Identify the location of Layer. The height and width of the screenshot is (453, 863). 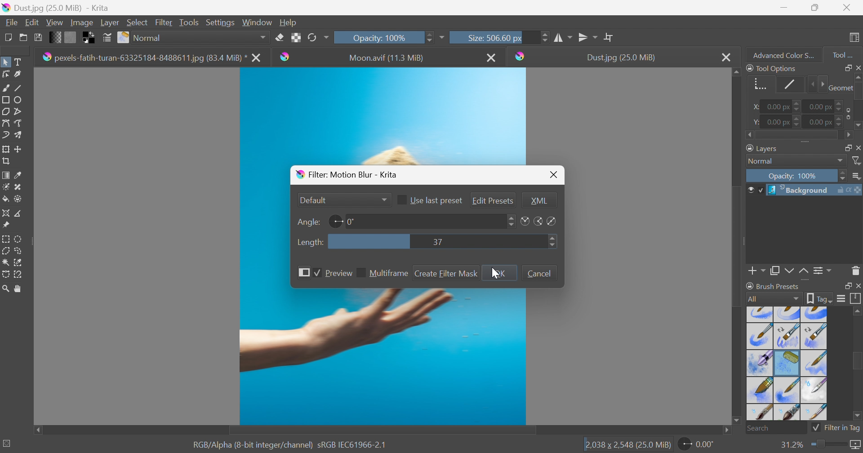
(110, 22).